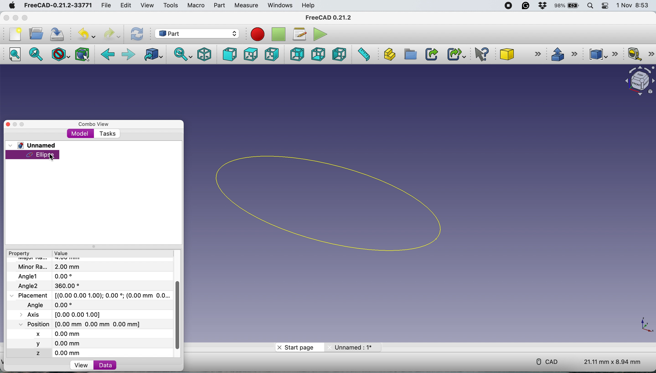 This screenshot has height=373, width=656. What do you see at coordinates (310, 5) in the screenshot?
I see `help` at bounding box center [310, 5].